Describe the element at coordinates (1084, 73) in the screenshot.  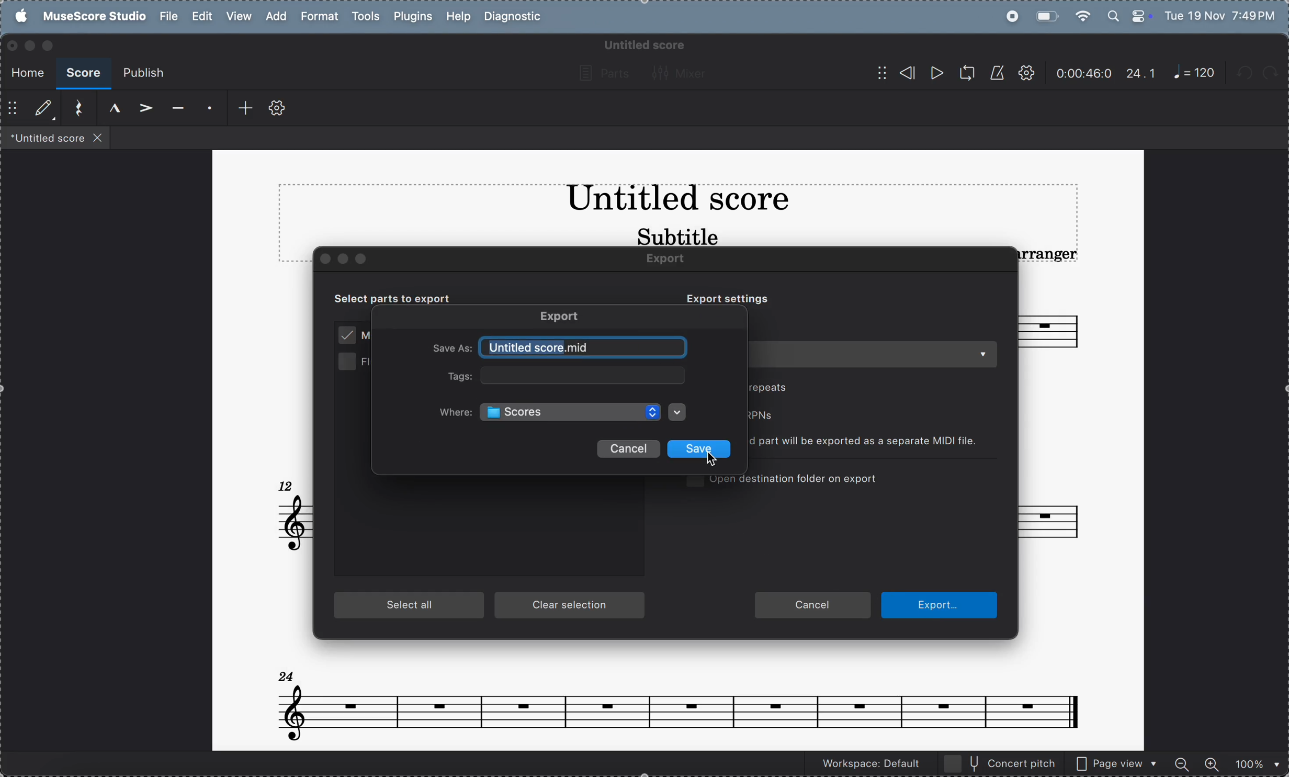
I see `timeframe` at that location.